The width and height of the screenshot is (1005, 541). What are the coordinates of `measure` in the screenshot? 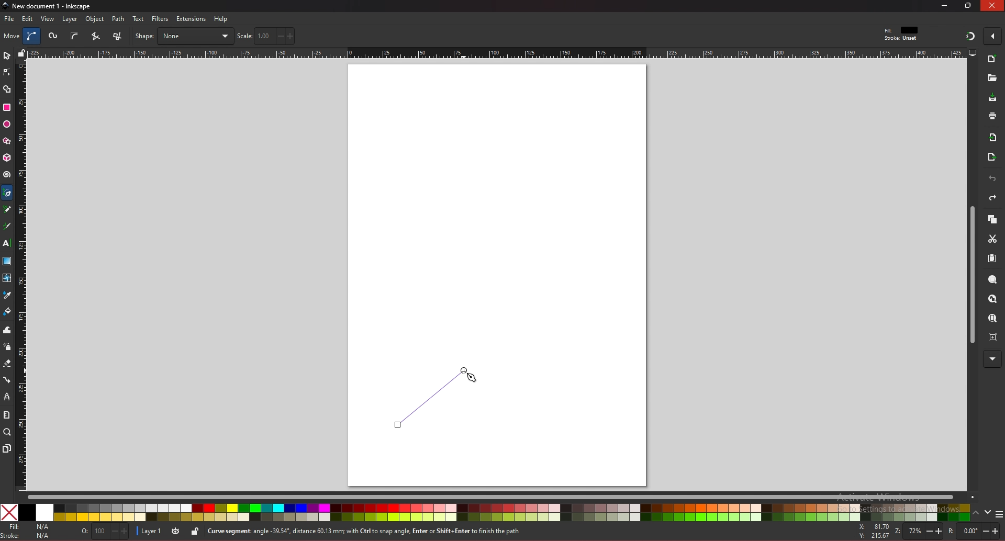 It's located at (6, 415).